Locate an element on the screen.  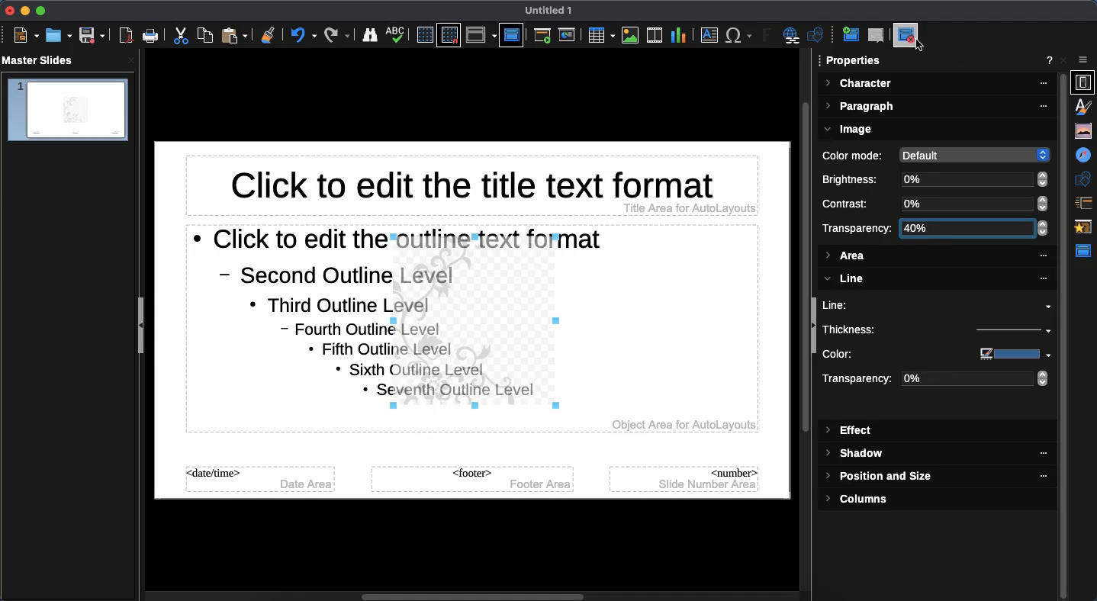
Paragraph is located at coordinates (938, 108).